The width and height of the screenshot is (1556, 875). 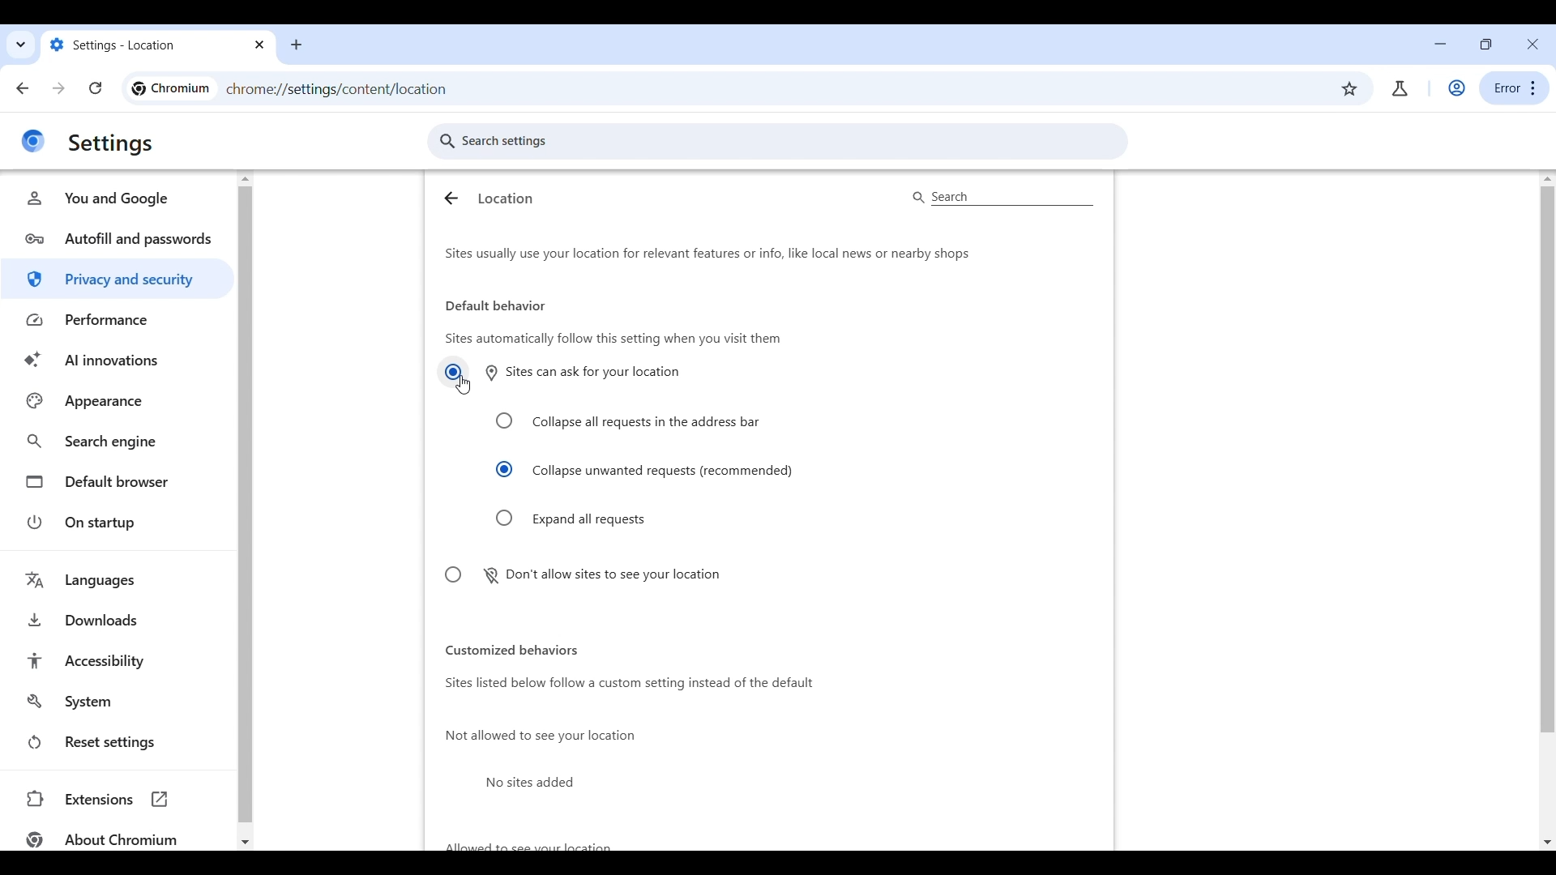 I want to click on Sites can ask for location button, so click(x=453, y=371).